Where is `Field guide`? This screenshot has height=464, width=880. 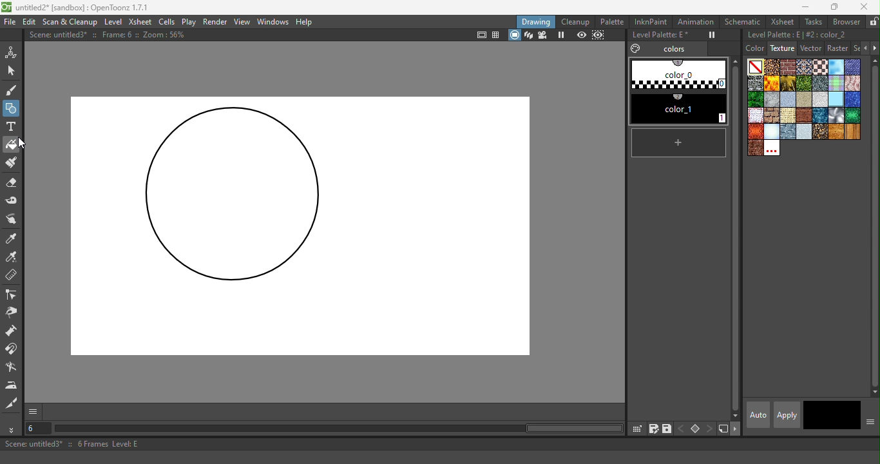
Field guide is located at coordinates (497, 35).